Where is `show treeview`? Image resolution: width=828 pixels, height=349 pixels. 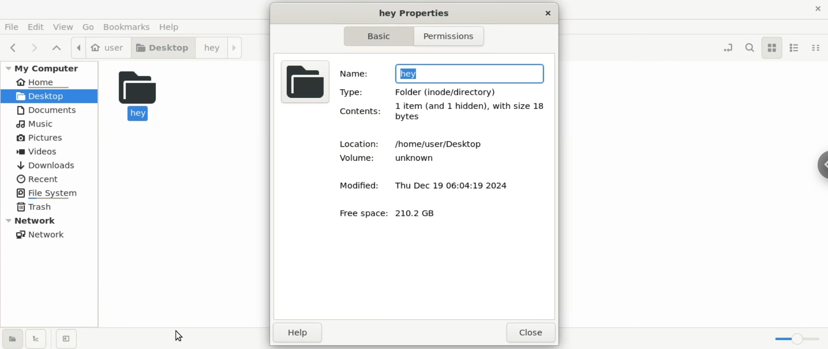
show treeview is located at coordinates (38, 339).